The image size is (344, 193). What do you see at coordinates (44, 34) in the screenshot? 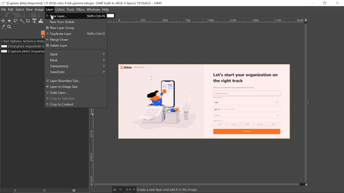
I see `Foreground color` at bounding box center [44, 34].